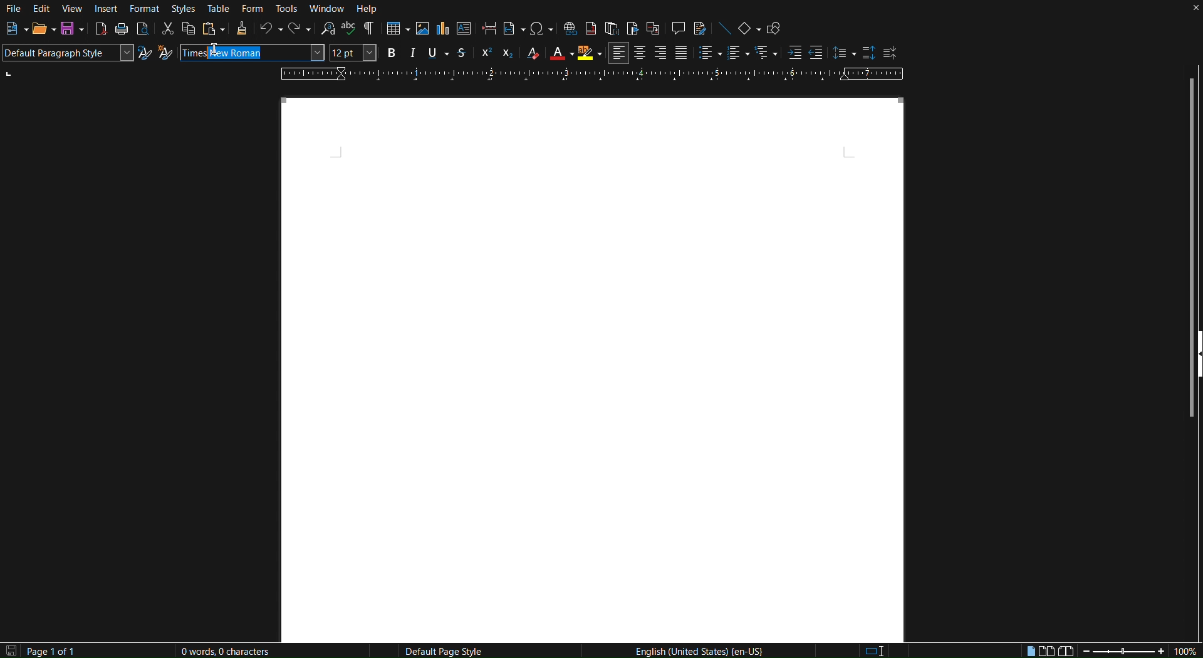 The image size is (1203, 658). What do you see at coordinates (1065, 649) in the screenshot?
I see `Book view` at bounding box center [1065, 649].